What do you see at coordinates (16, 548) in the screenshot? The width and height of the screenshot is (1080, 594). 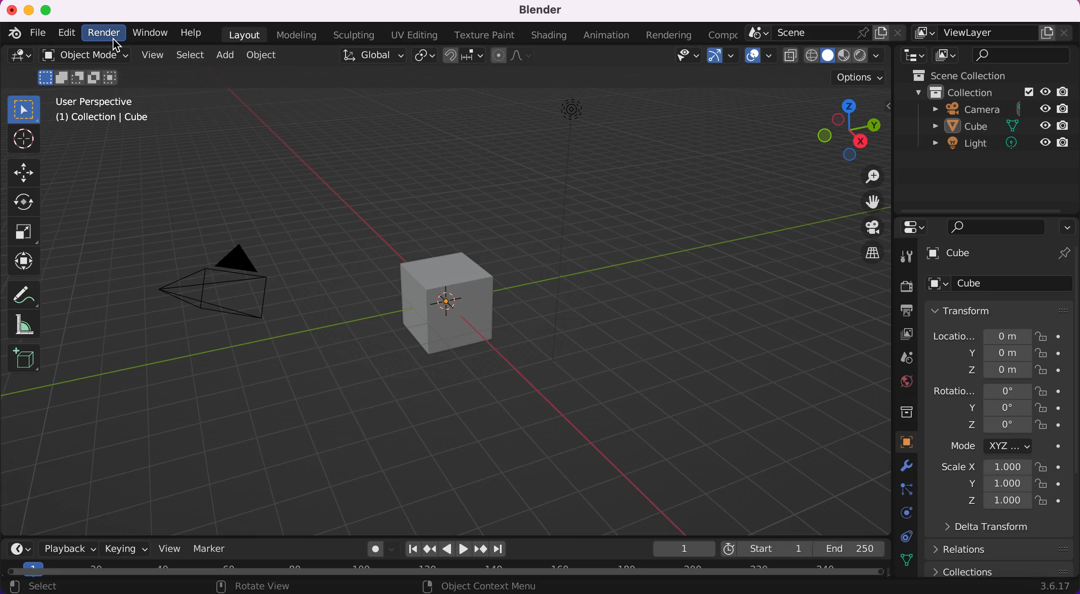 I see `editor type` at bounding box center [16, 548].